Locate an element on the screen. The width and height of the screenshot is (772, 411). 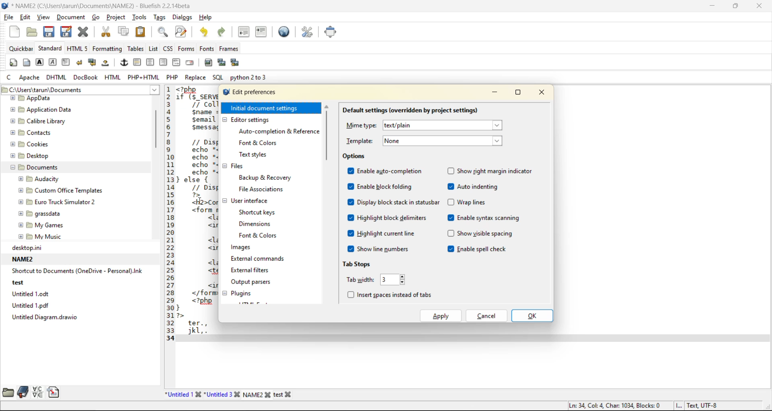
edit is located at coordinates (23, 17).